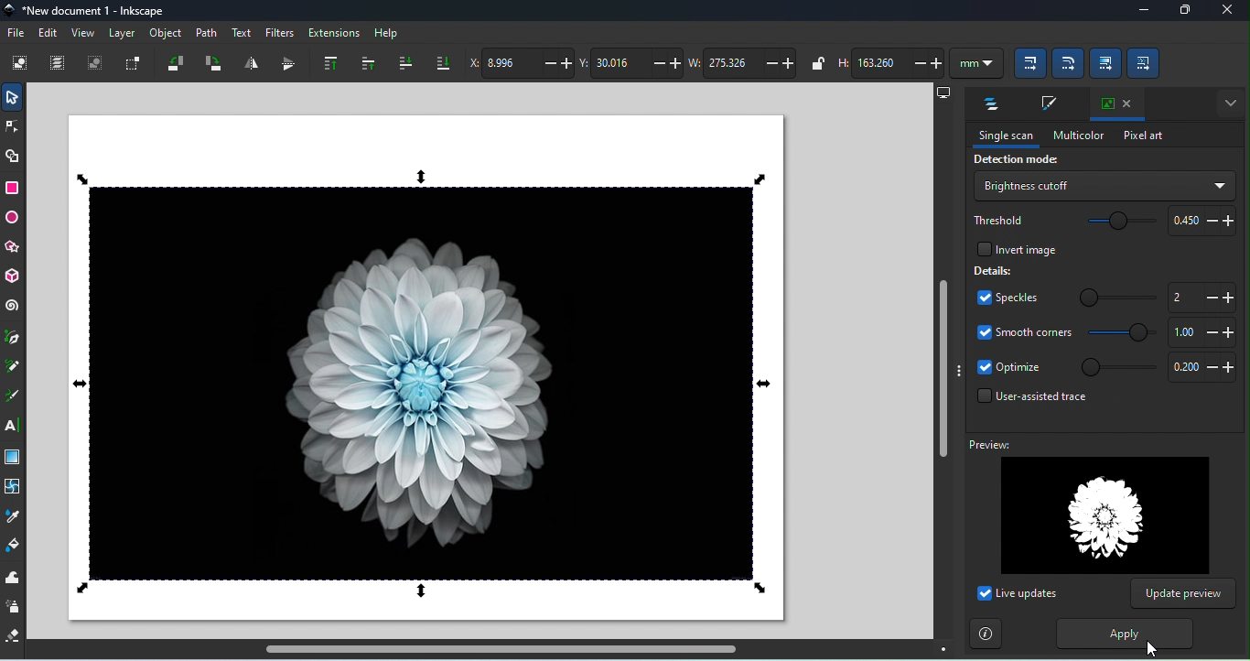 This screenshot has width=1250, height=661. I want to click on Pixel art, so click(1139, 136).